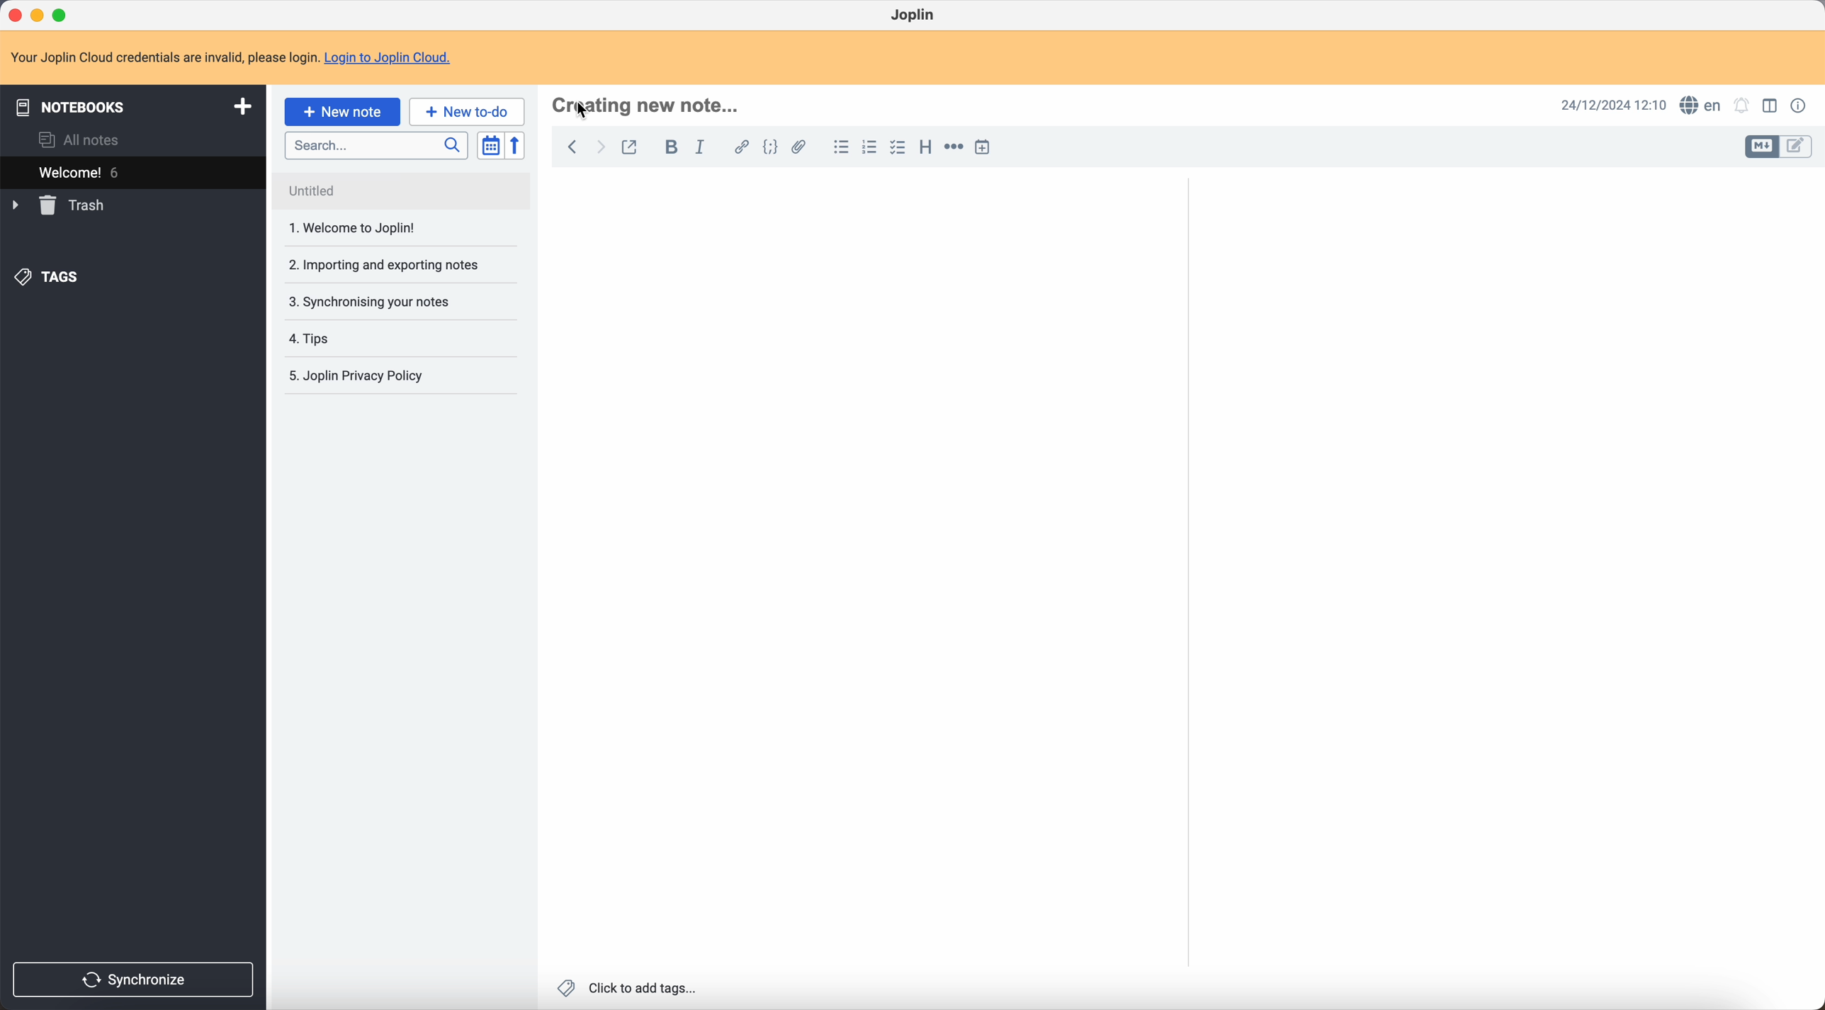  What do you see at coordinates (375, 144) in the screenshot?
I see `search bar` at bounding box center [375, 144].